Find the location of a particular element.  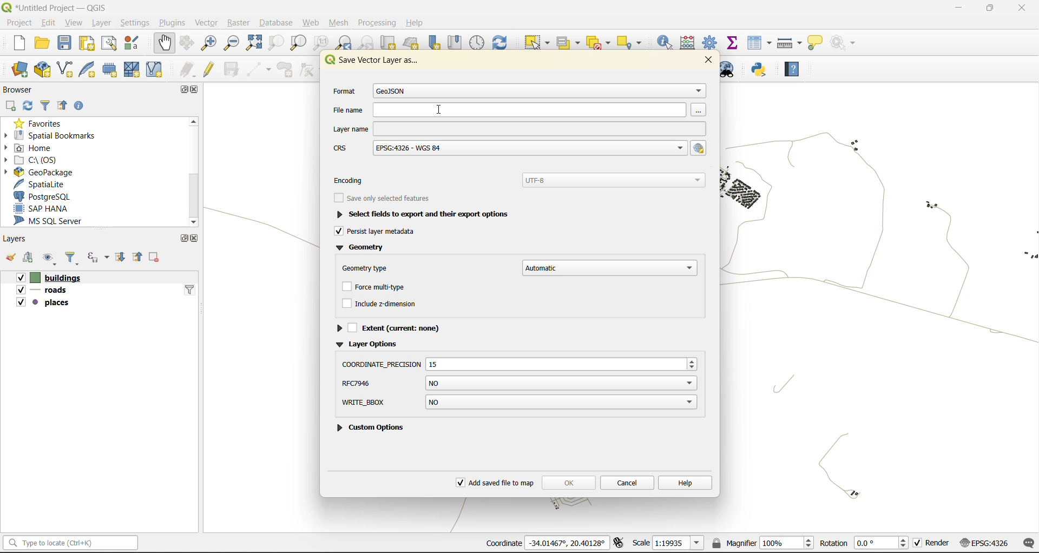

Service Vector layer is located at coordinates (371, 63).